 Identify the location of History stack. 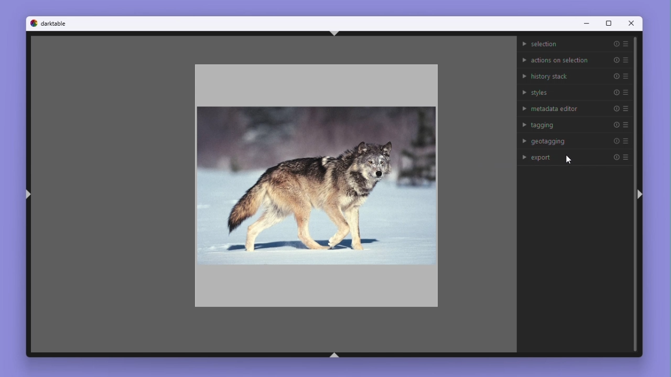
(574, 75).